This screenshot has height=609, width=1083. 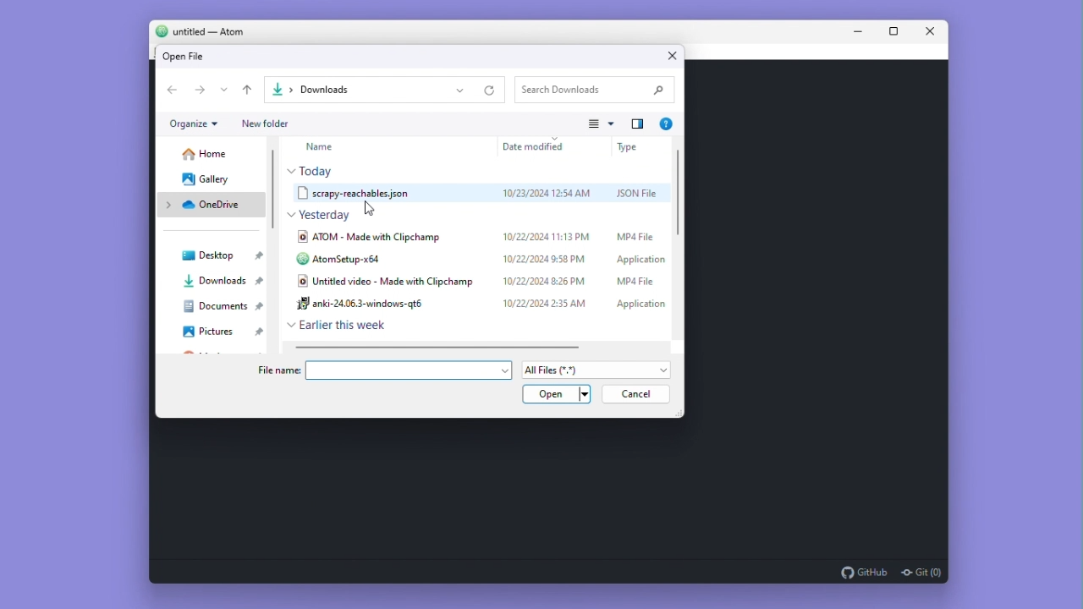 What do you see at coordinates (669, 123) in the screenshot?
I see `Show more info` at bounding box center [669, 123].